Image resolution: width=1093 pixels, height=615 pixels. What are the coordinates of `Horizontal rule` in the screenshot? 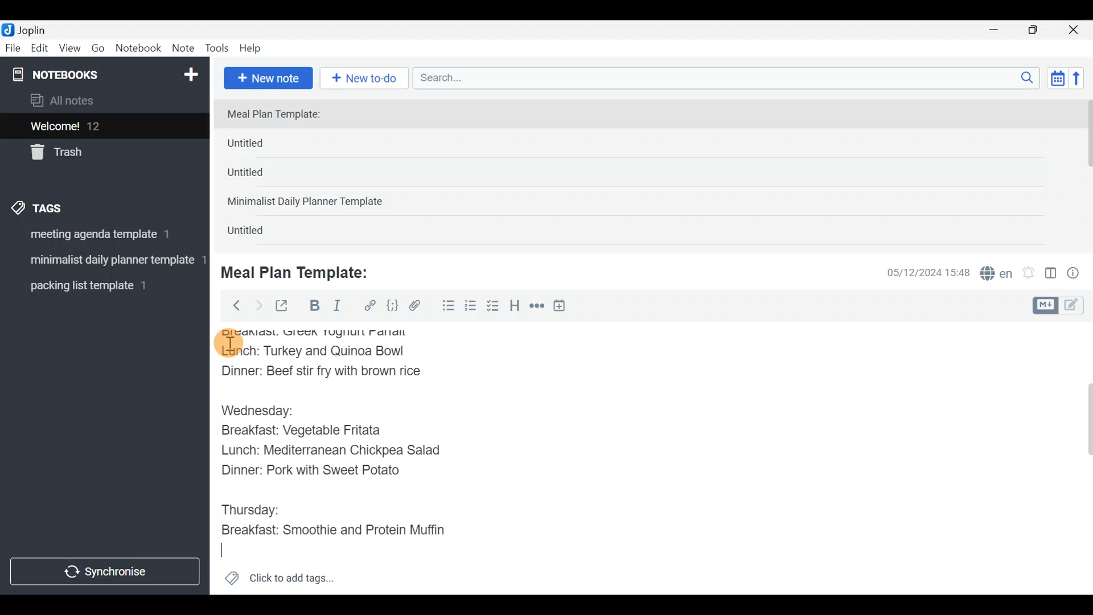 It's located at (537, 307).